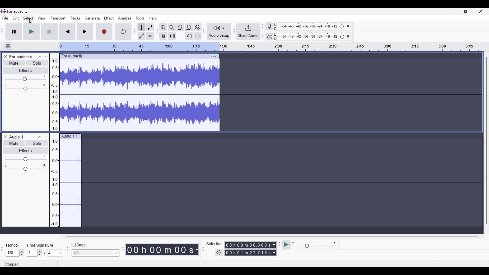 The height and width of the screenshot is (275, 489). What do you see at coordinates (181, 27) in the screenshot?
I see `Fit selection to width` at bounding box center [181, 27].